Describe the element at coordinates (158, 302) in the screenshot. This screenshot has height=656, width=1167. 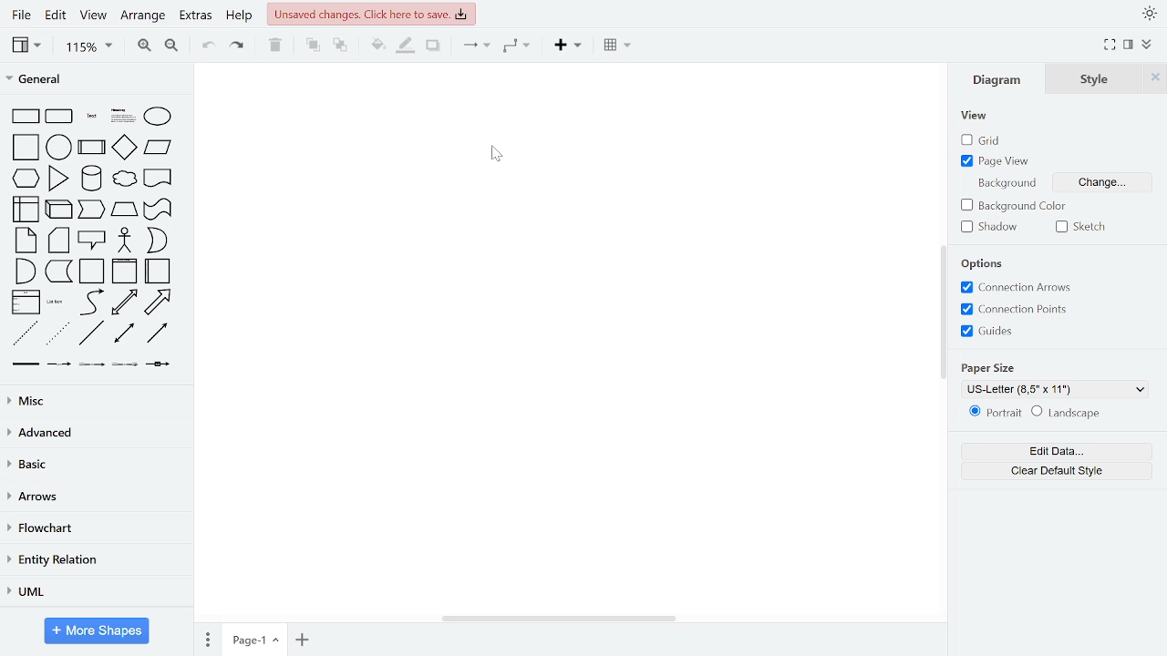
I see `arrow` at that location.